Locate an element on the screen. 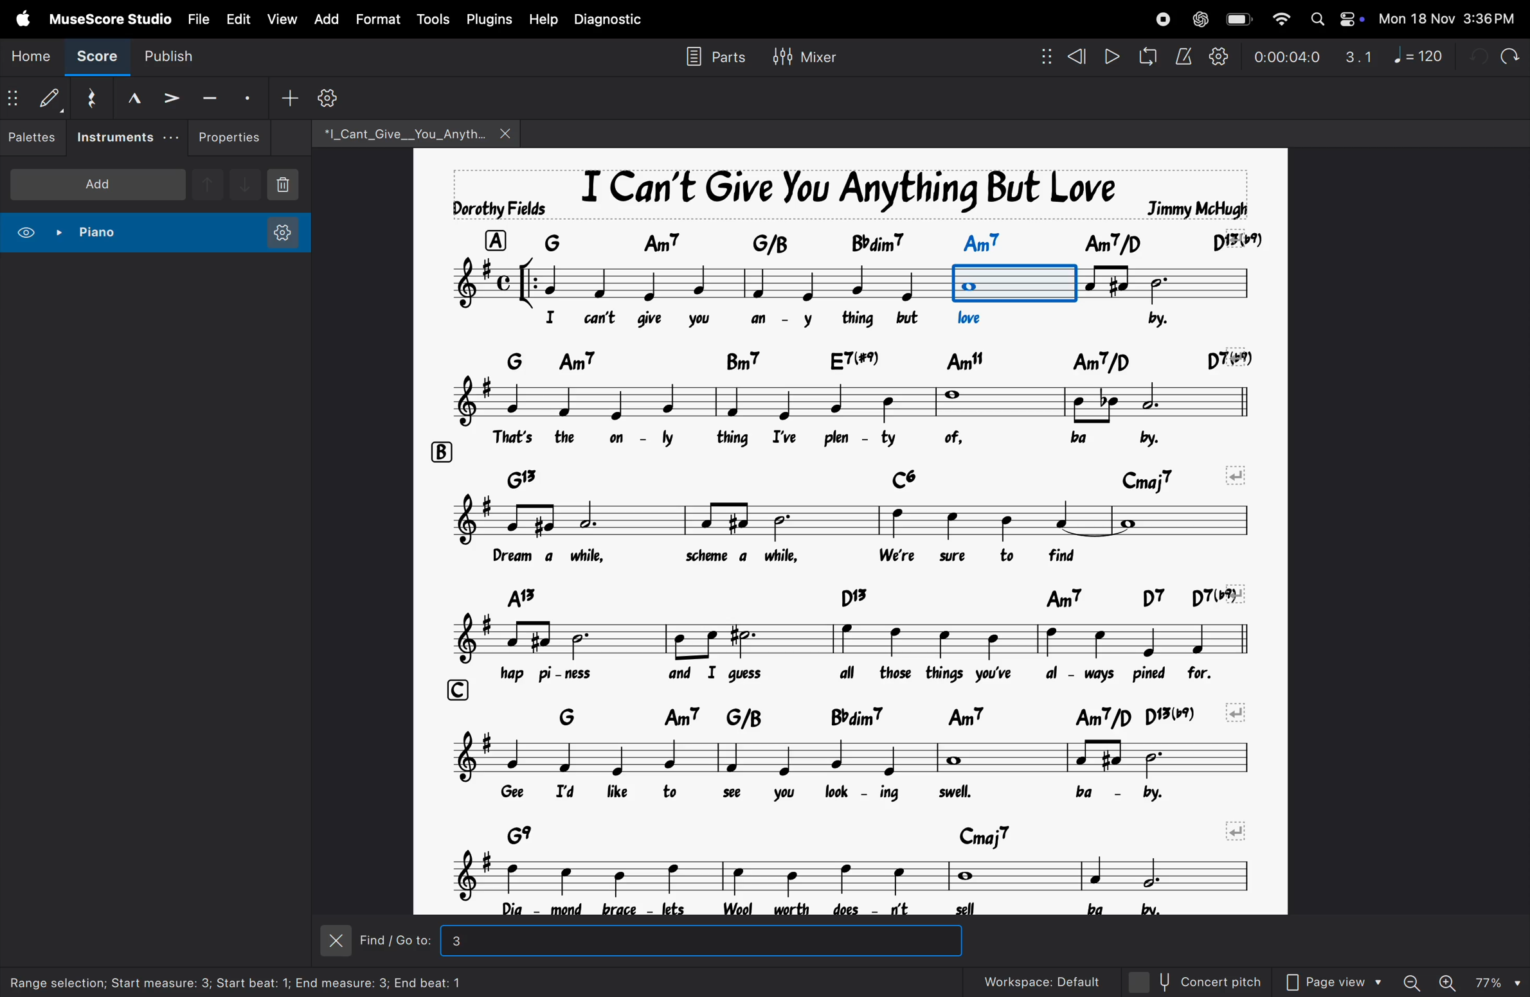 The image size is (1530, 997). row is located at coordinates (440, 451).